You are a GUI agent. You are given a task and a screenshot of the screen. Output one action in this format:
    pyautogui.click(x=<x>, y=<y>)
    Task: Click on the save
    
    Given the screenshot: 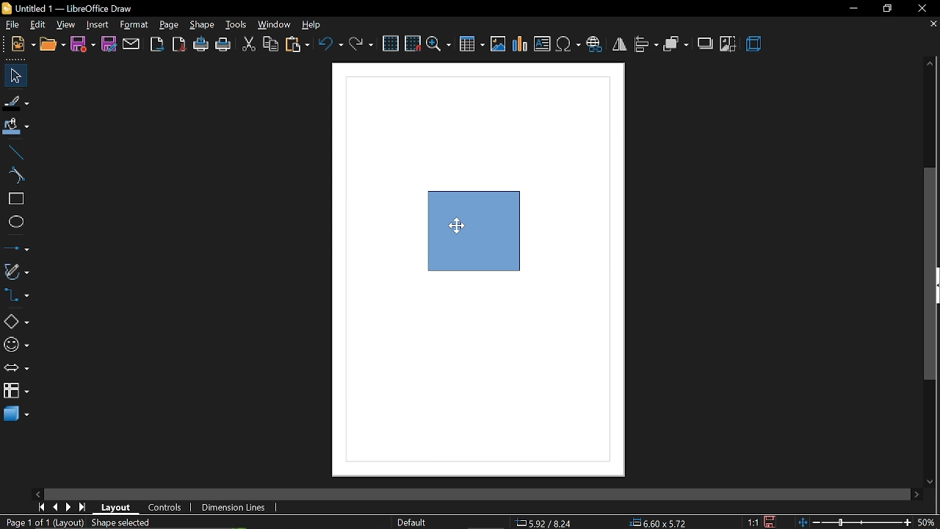 What is the action you would take?
    pyautogui.click(x=768, y=522)
    